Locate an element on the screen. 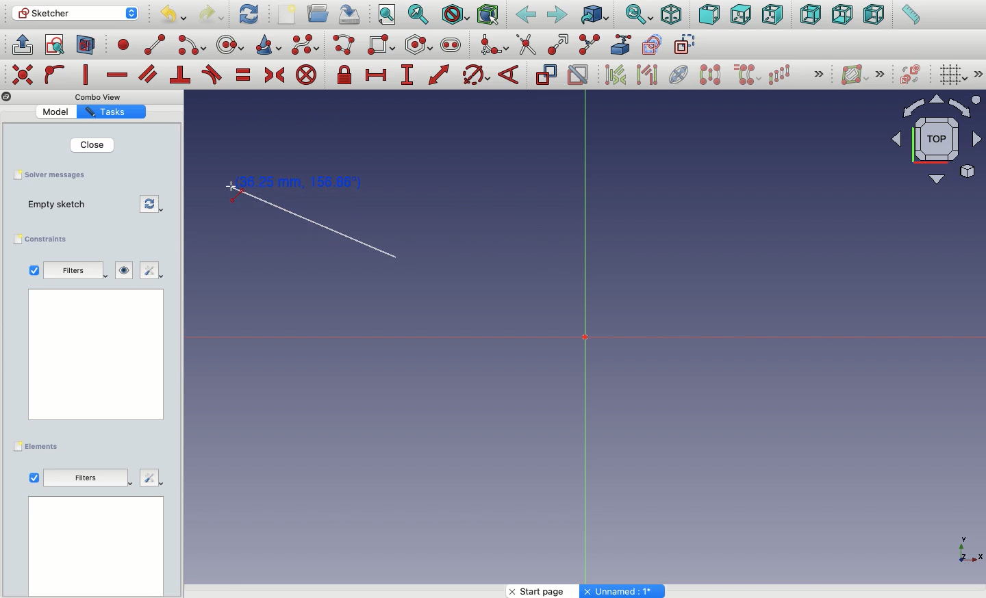 The width and height of the screenshot is (986, 598). Constrain horizontally is located at coordinates (116, 76).